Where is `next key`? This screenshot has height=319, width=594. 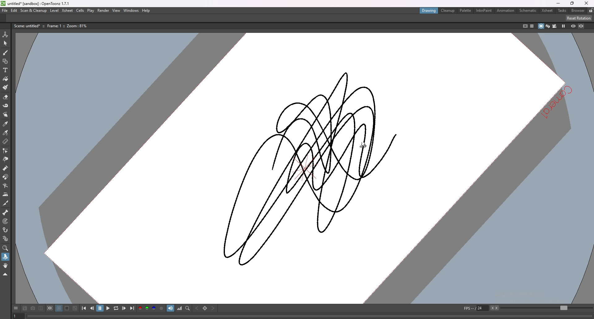
next key is located at coordinates (213, 308).